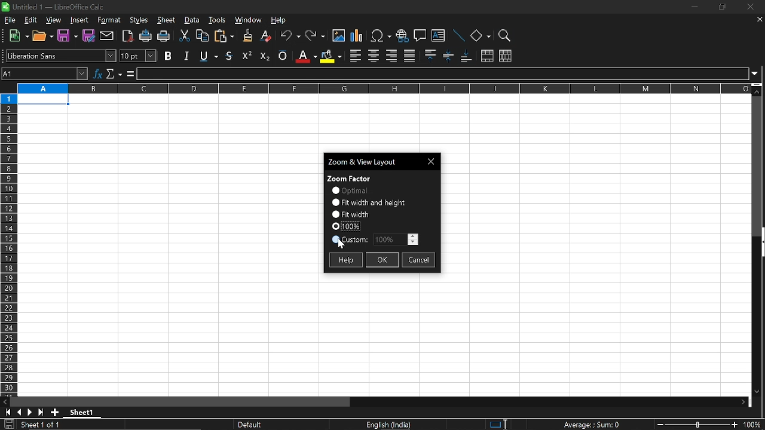  What do you see at coordinates (391, 56) in the screenshot?
I see `align right` at bounding box center [391, 56].